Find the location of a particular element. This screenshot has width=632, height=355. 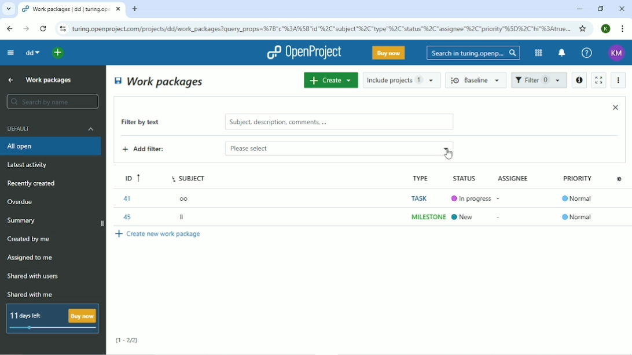

Up is located at coordinates (9, 80).